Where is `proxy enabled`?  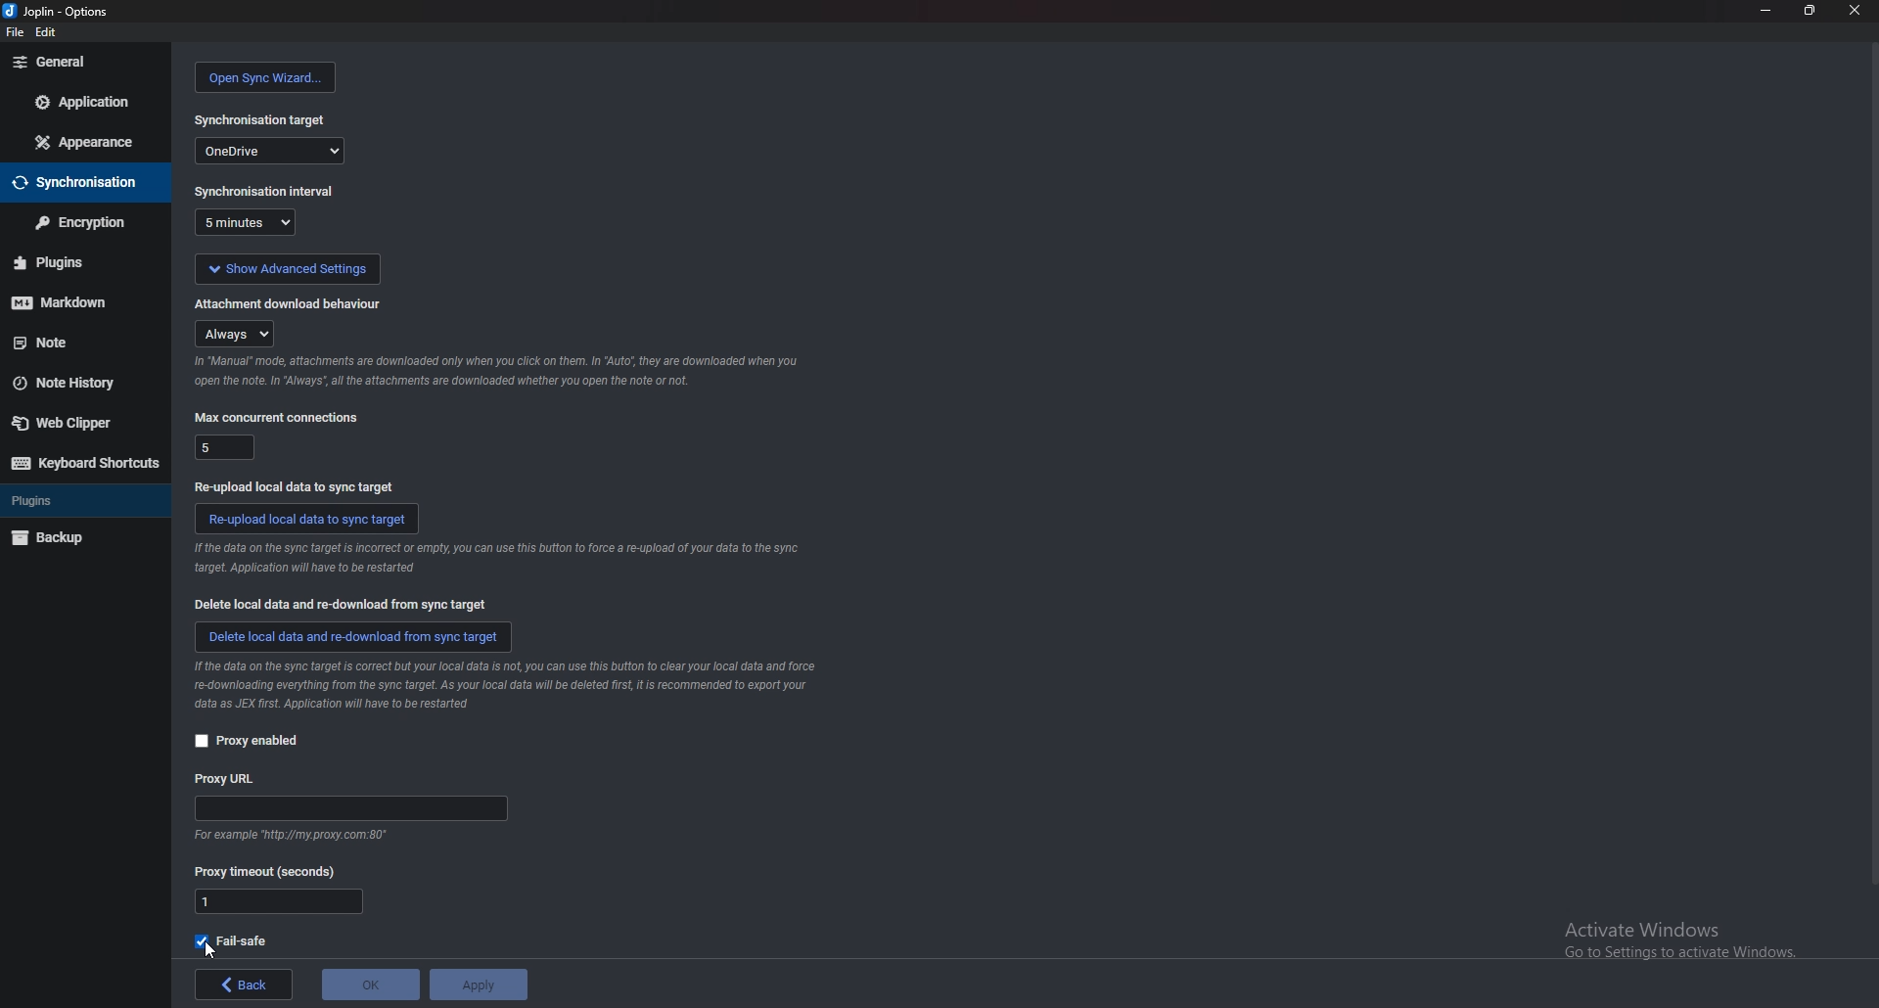 proxy enabled is located at coordinates (252, 741).